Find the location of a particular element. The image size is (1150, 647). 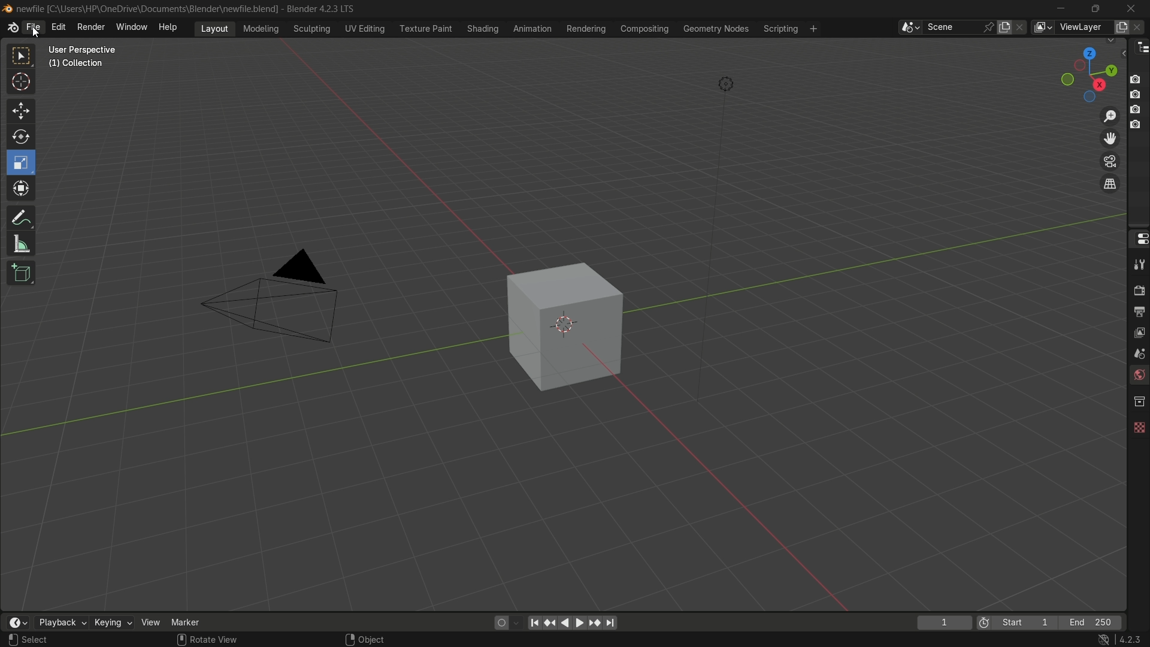

help menu is located at coordinates (171, 27).